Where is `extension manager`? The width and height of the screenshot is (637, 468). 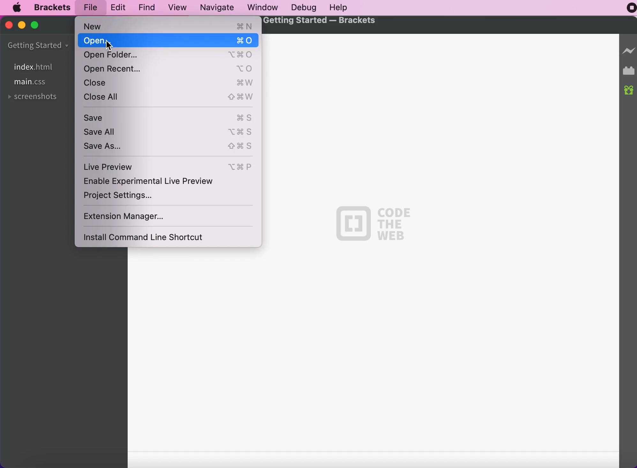
extension manager is located at coordinates (628, 70).